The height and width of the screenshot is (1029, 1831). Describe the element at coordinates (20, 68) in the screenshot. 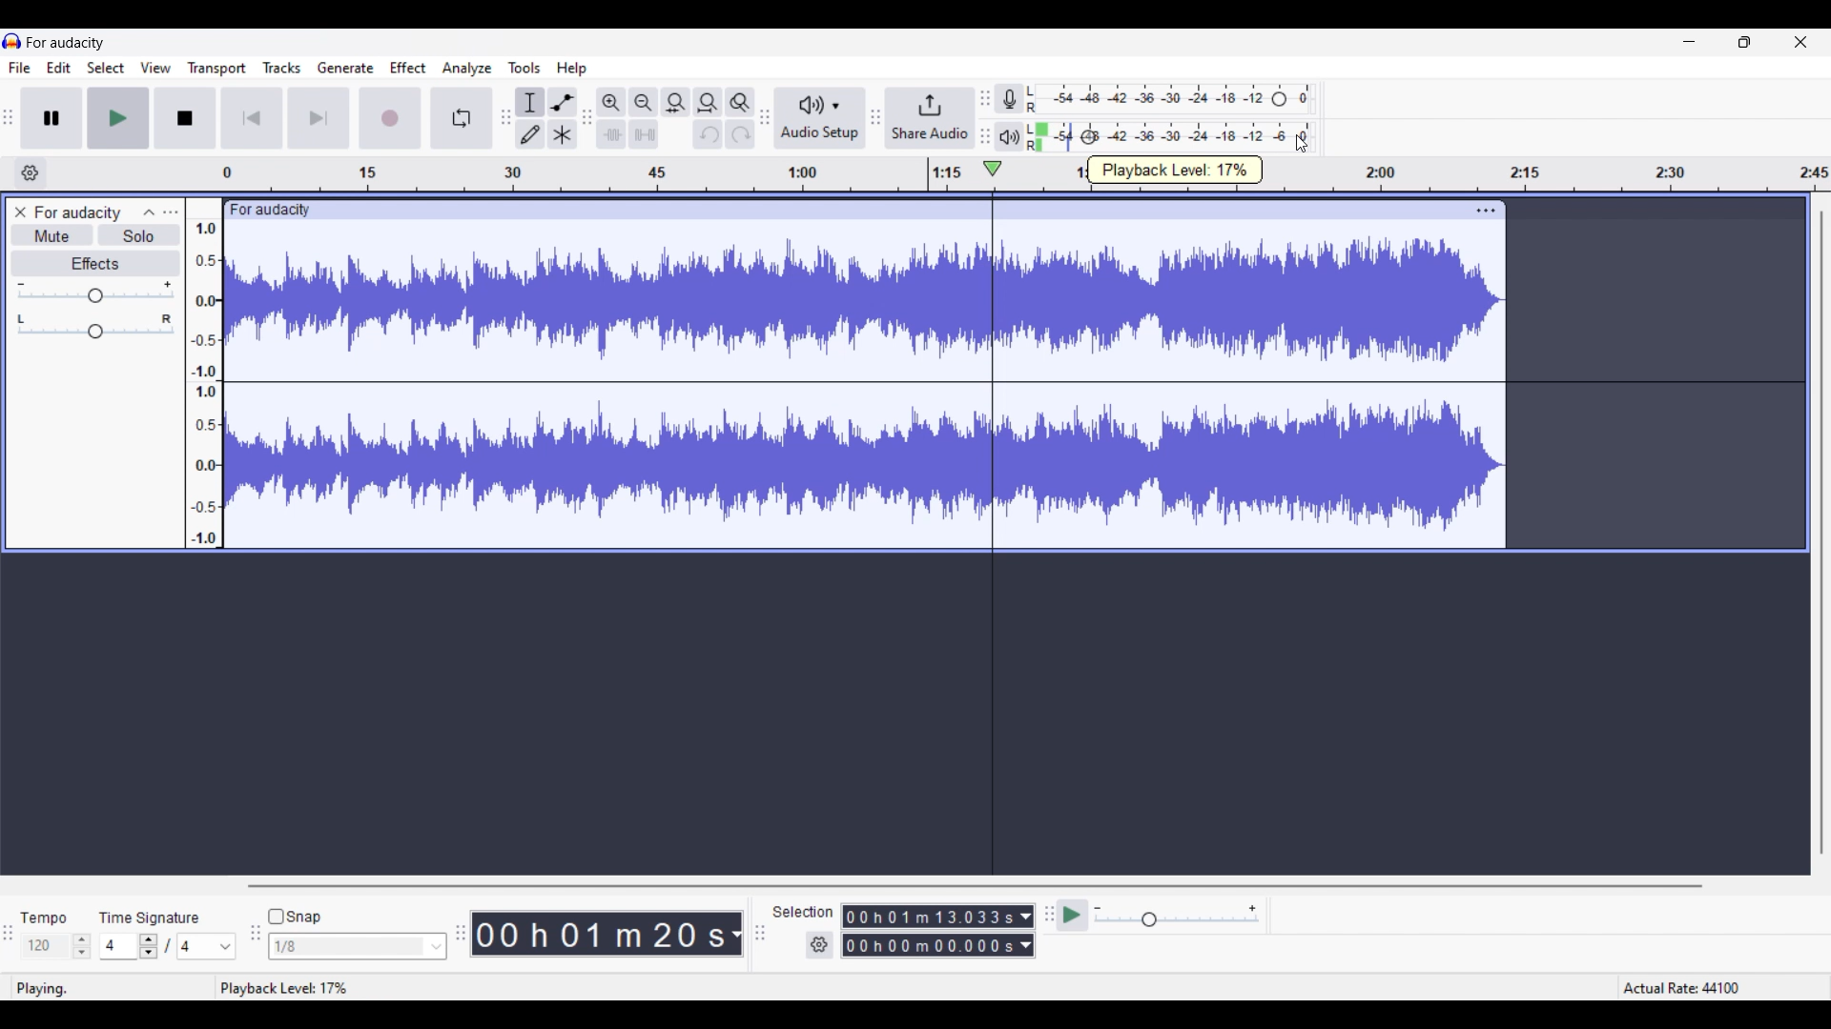

I see `File menu` at that location.